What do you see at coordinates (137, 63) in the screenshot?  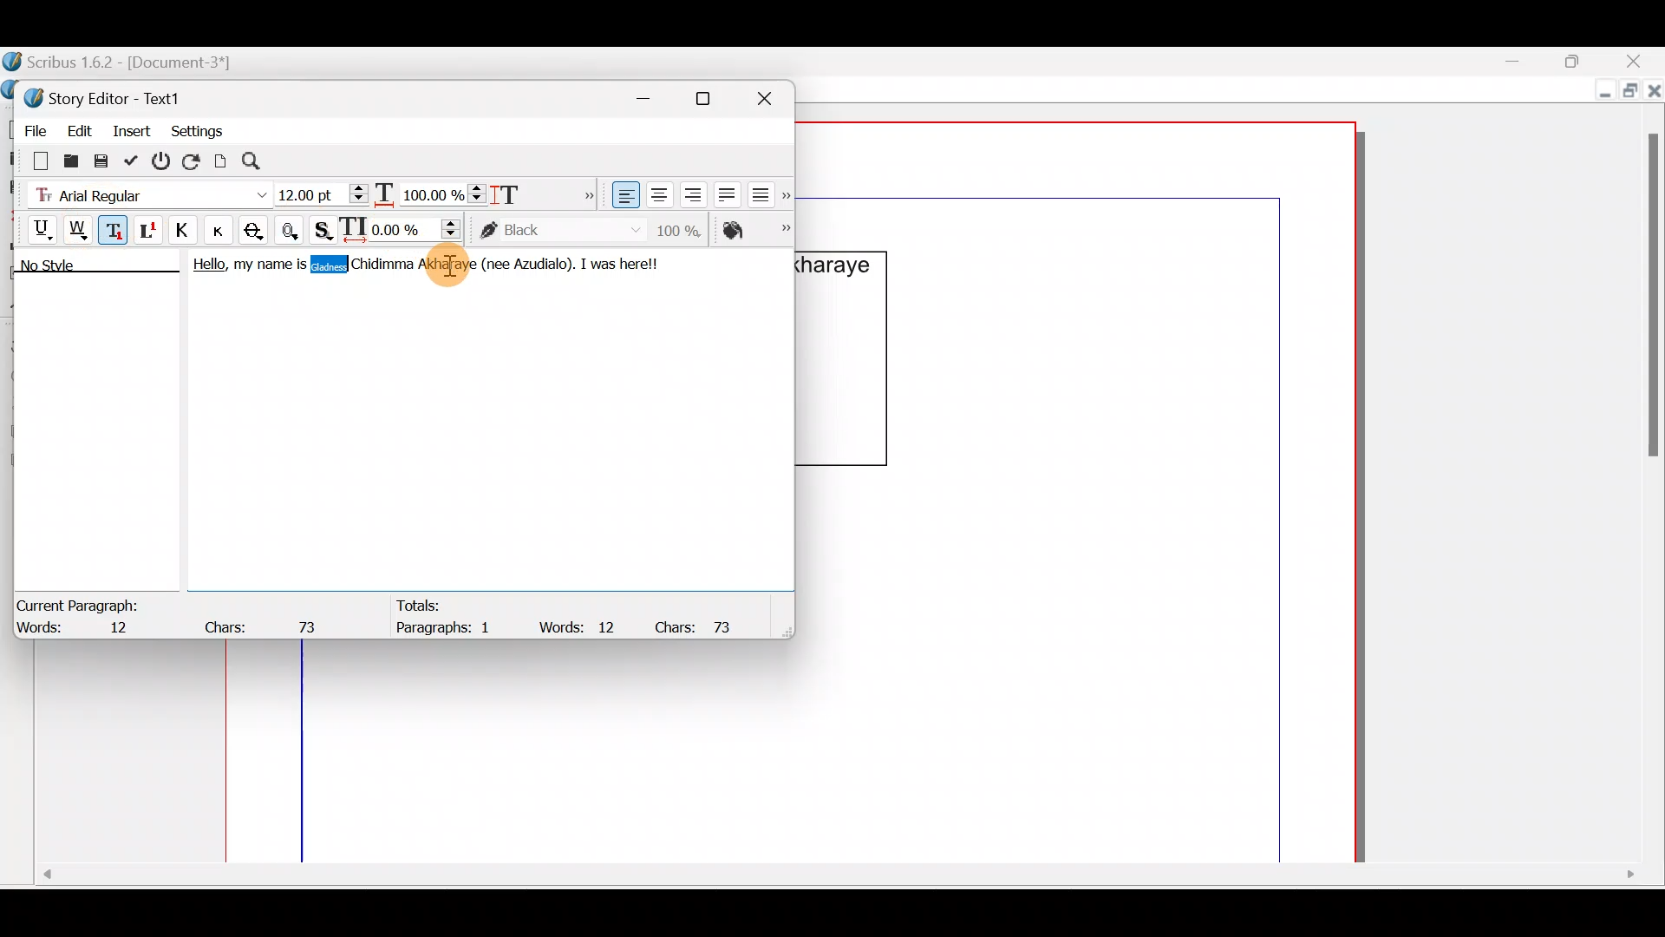 I see `Scribus 1.6.2 - [Document-3*]` at bounding box center [137, 63].